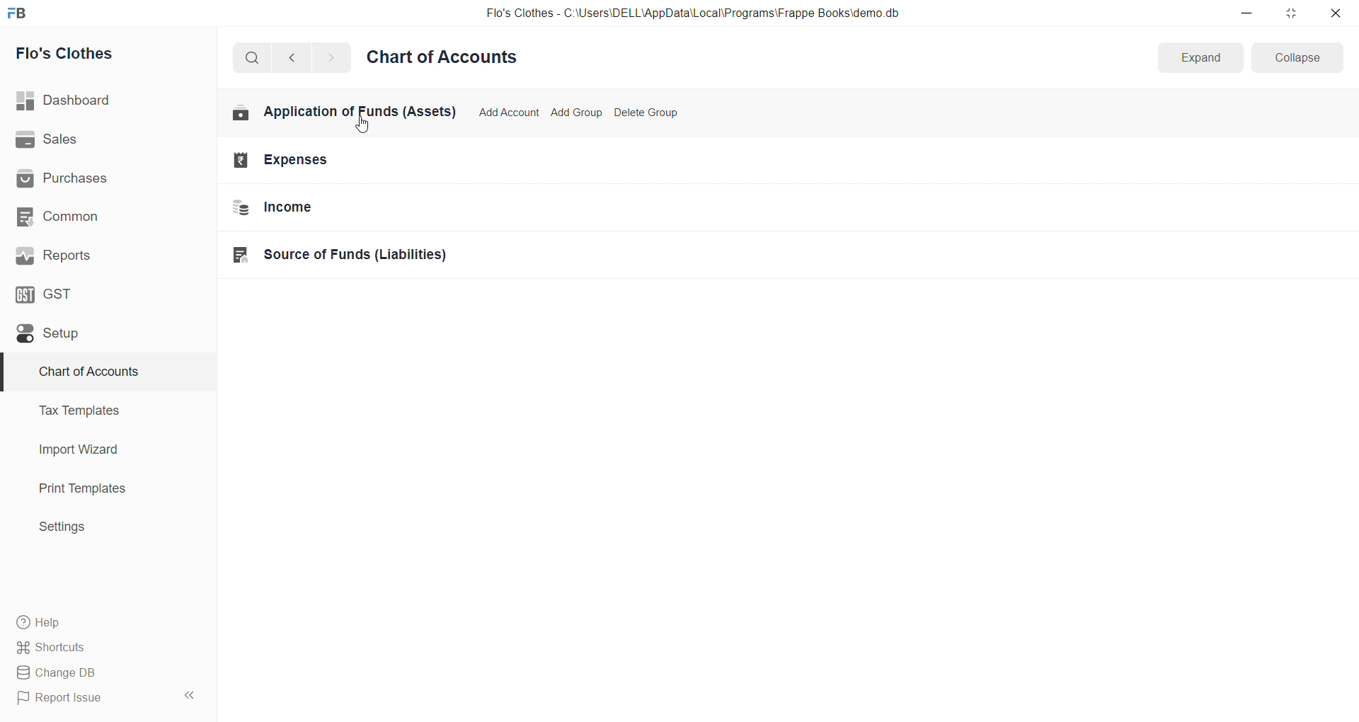 The image size is (1359, 722). I want to click on Help, so click(103, 621).